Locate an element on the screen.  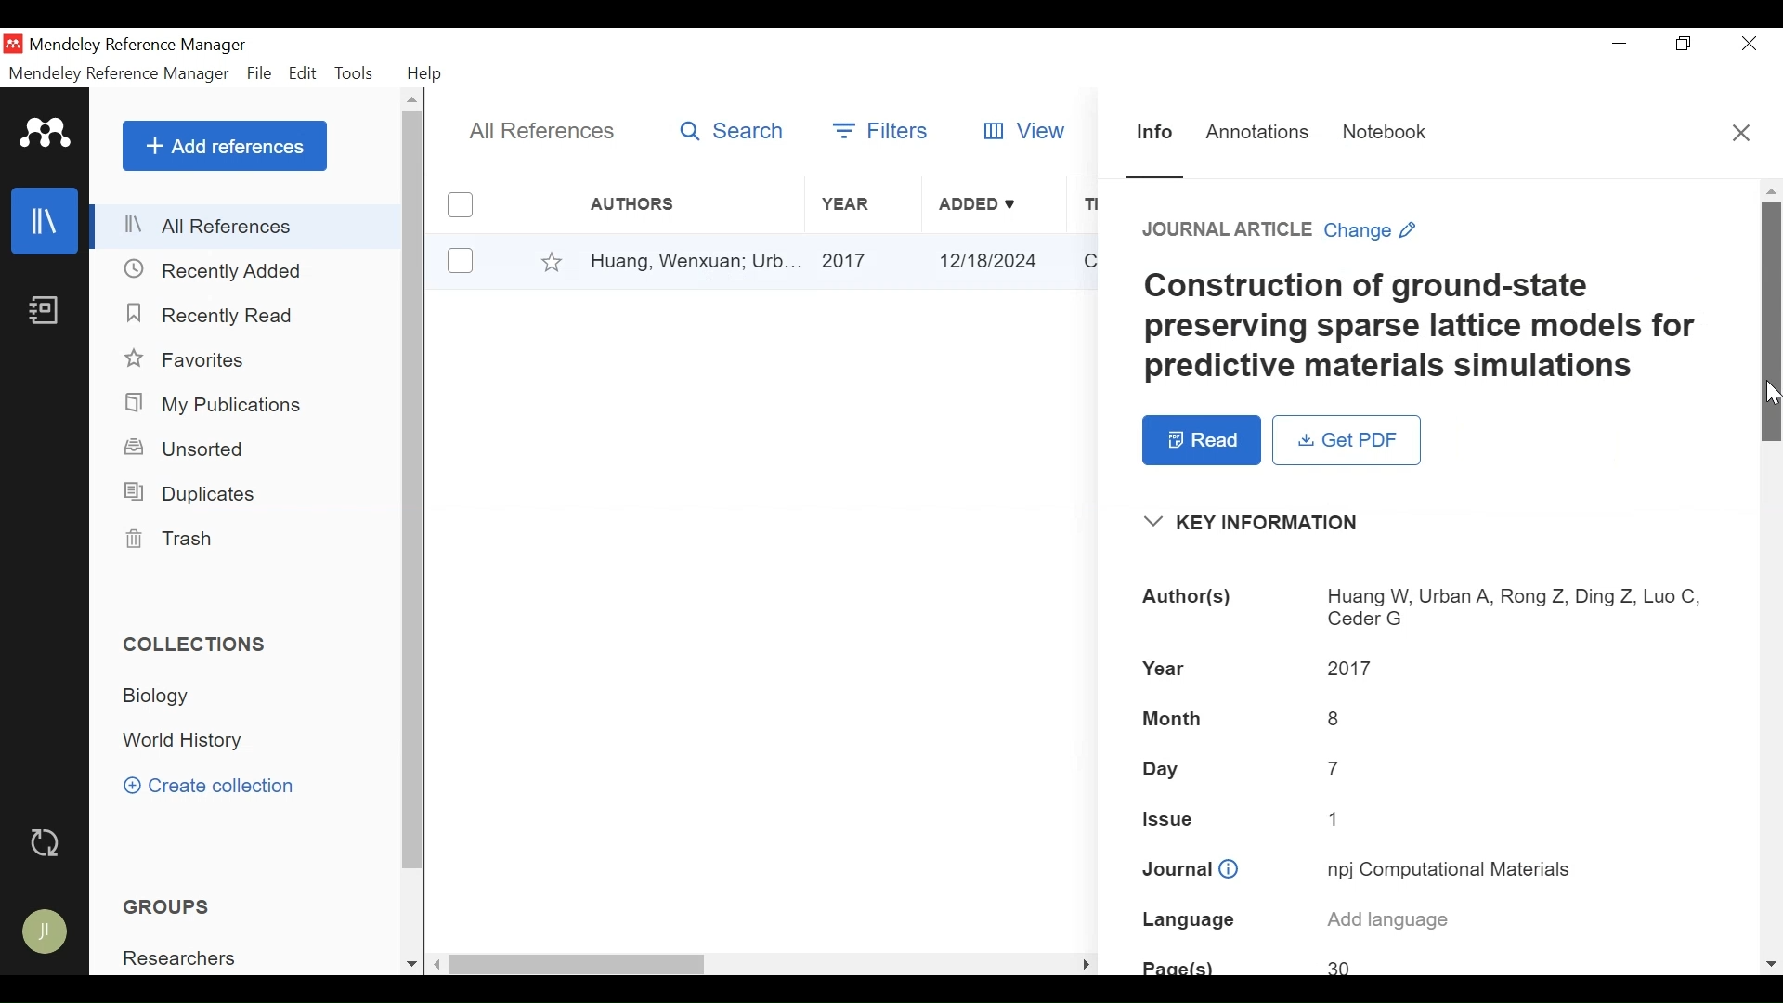
Avatar is located at coordinates (44, 931).